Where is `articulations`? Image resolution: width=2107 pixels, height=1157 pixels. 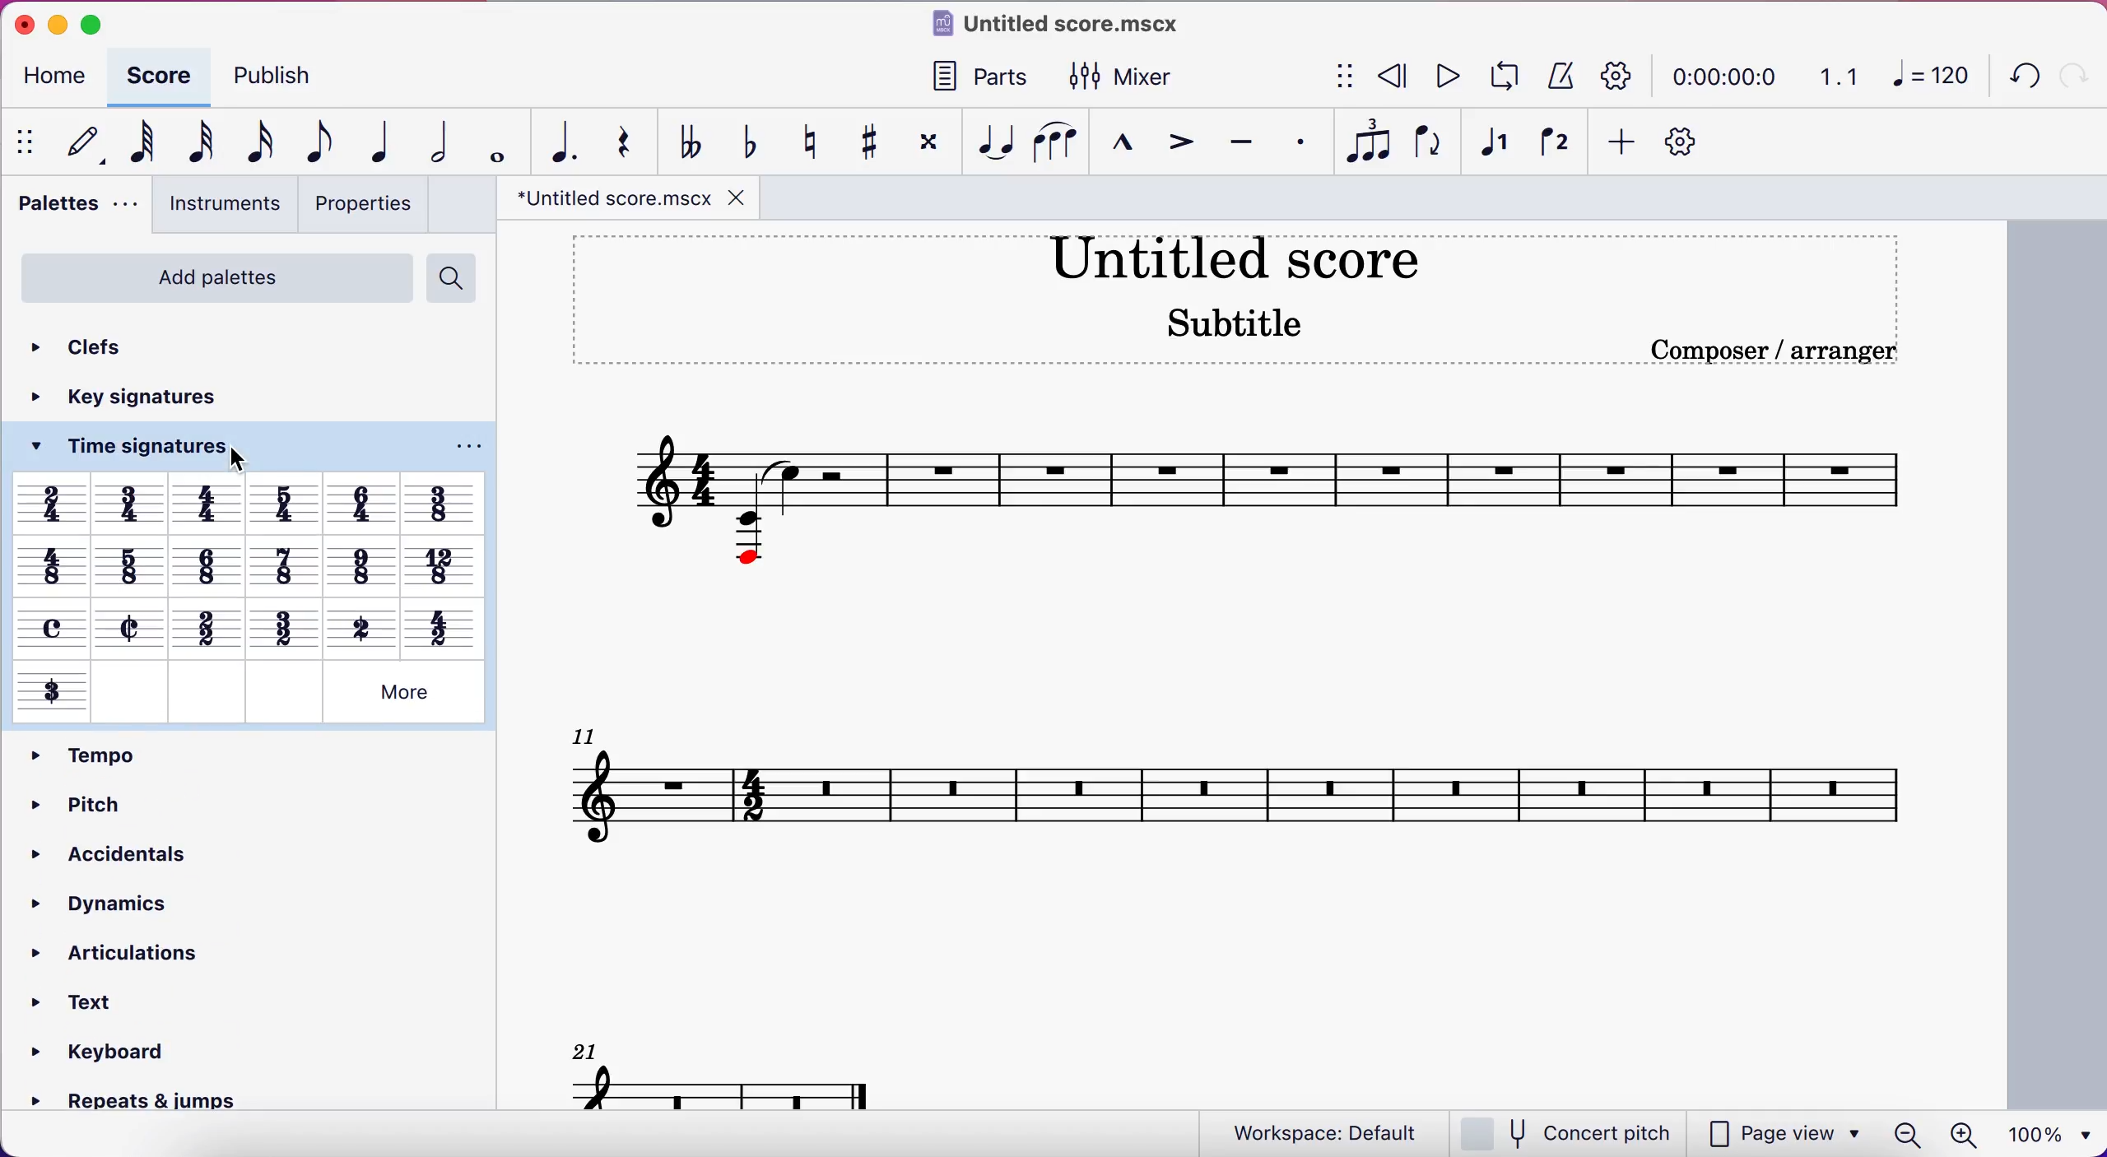 articulations is located at coordinates (117, 955).